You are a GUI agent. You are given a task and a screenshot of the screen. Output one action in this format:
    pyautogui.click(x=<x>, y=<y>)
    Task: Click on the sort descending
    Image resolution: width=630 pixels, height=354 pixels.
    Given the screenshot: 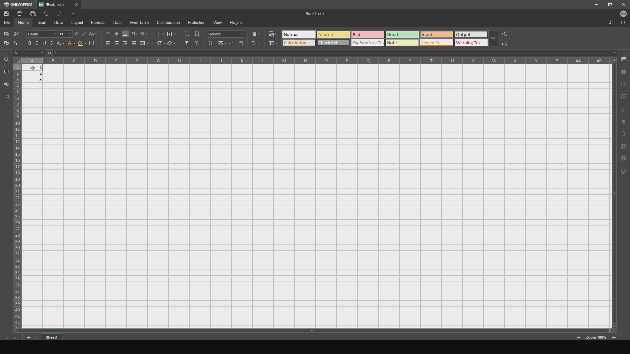 What is the action you would take?
    pyautogui.click(x=197, y=33)
    